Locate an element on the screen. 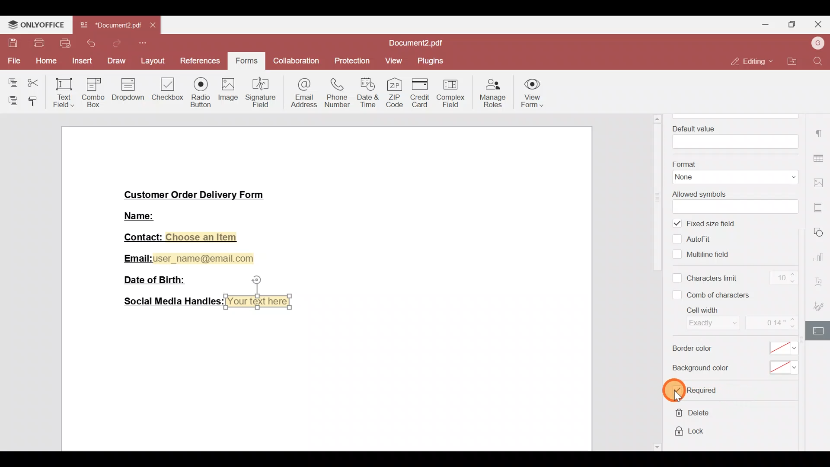  Required is located at coordinates (697, 391).